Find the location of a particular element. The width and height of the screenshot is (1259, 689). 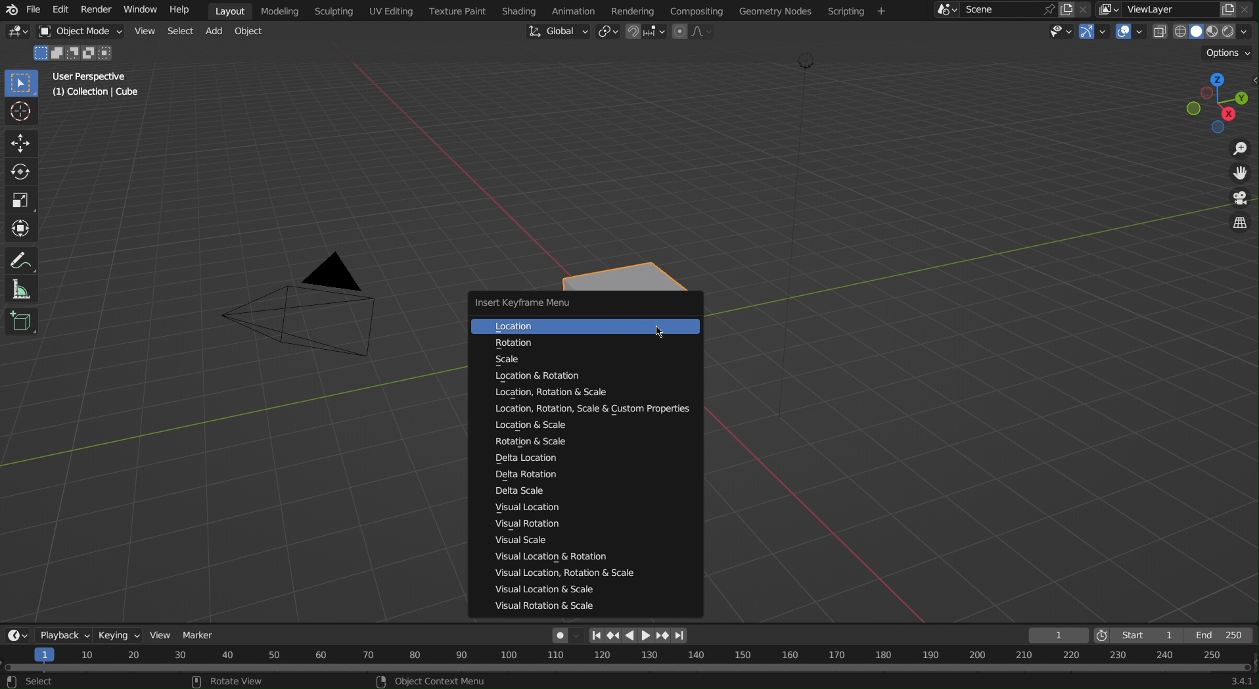

Scene is located at coordinates (998, 10).